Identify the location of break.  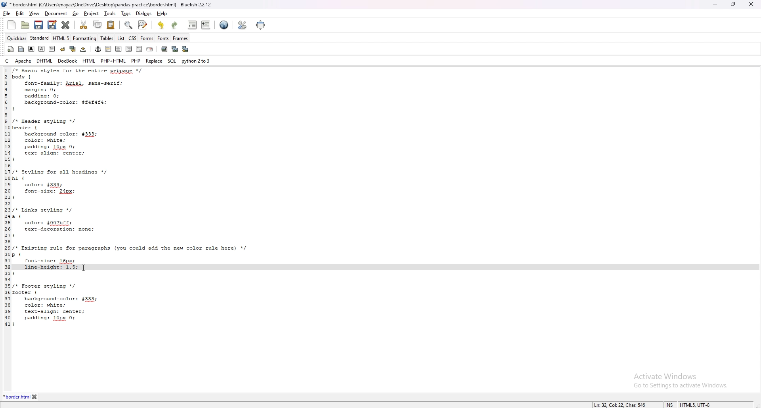
(63, 48).